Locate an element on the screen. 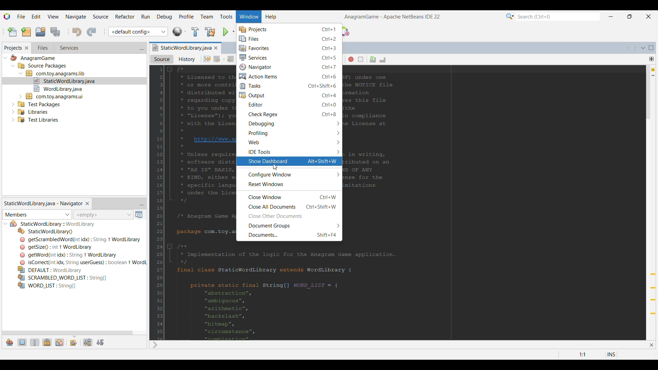  Members/Bean patterns is located at coordinates (37, 215).